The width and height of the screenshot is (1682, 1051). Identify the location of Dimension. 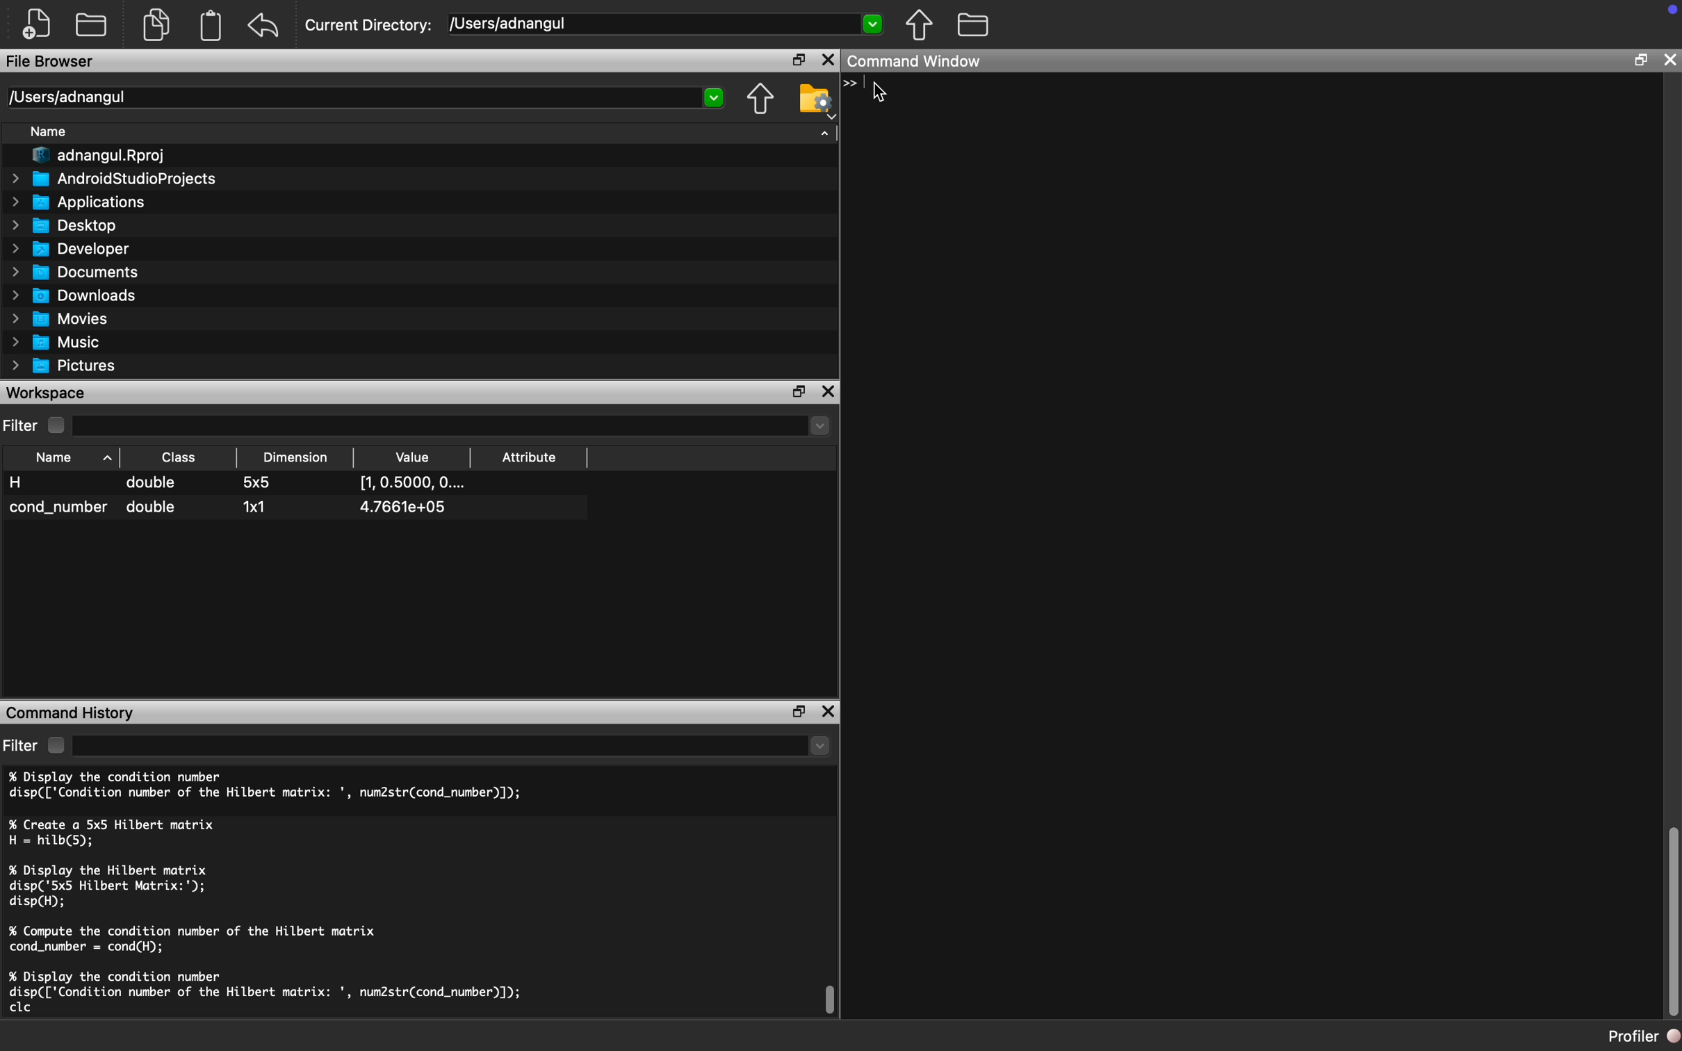
(300, 458).